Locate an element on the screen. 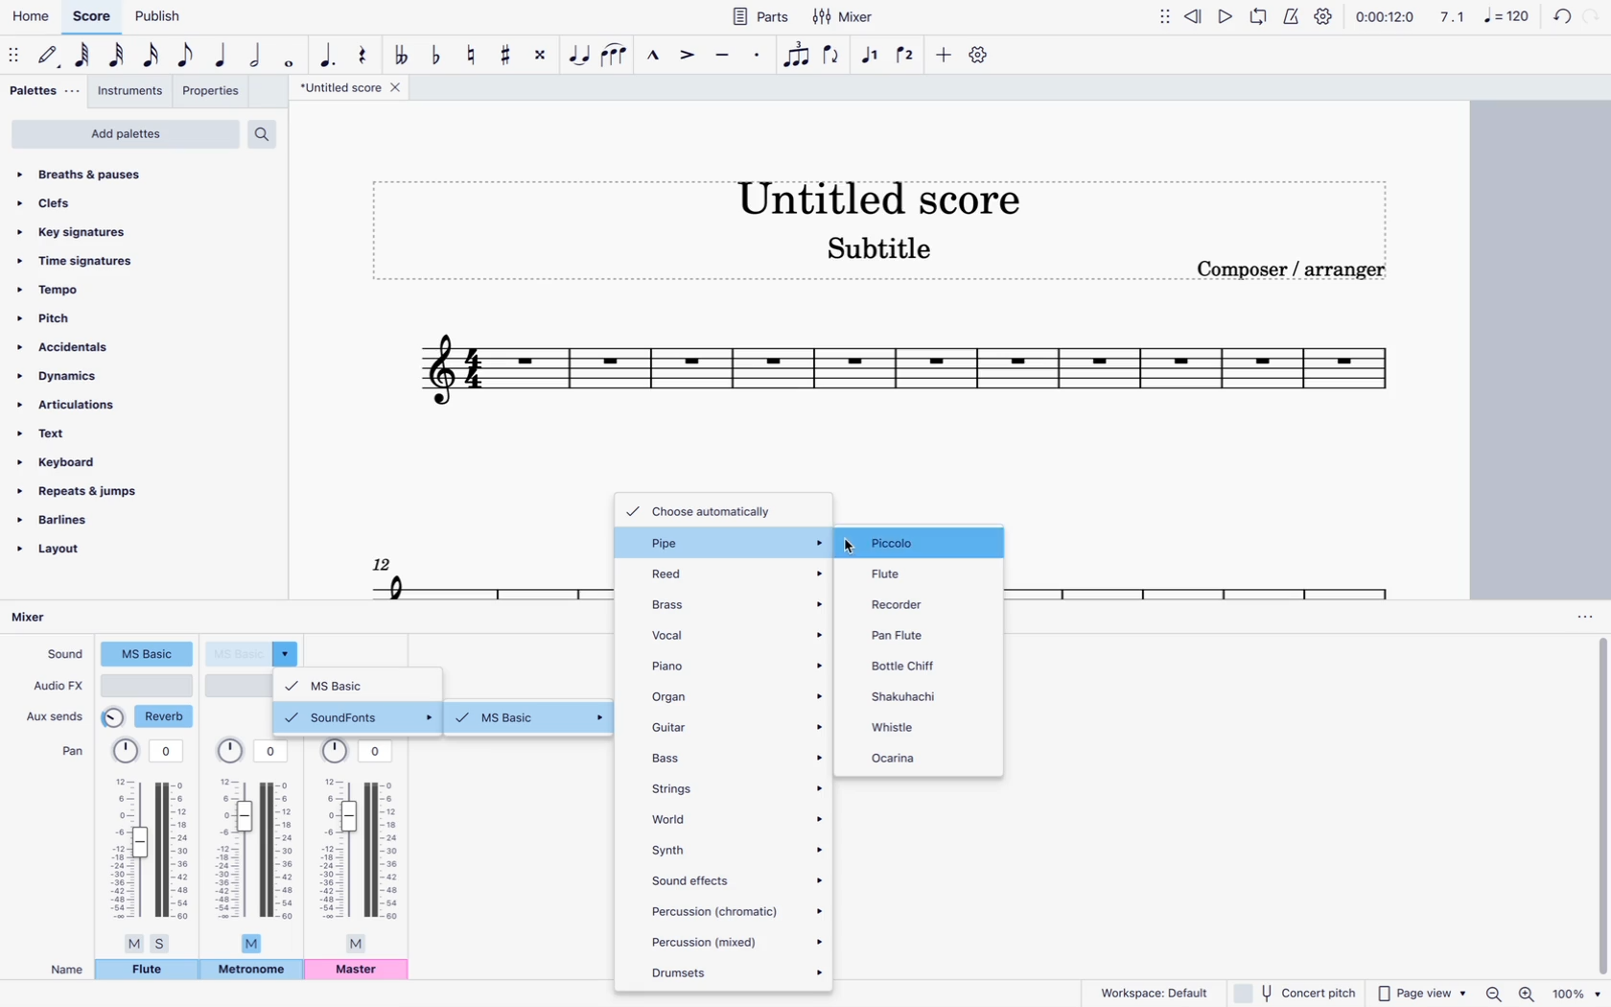  accidentals is located at coordinates (105, 346).